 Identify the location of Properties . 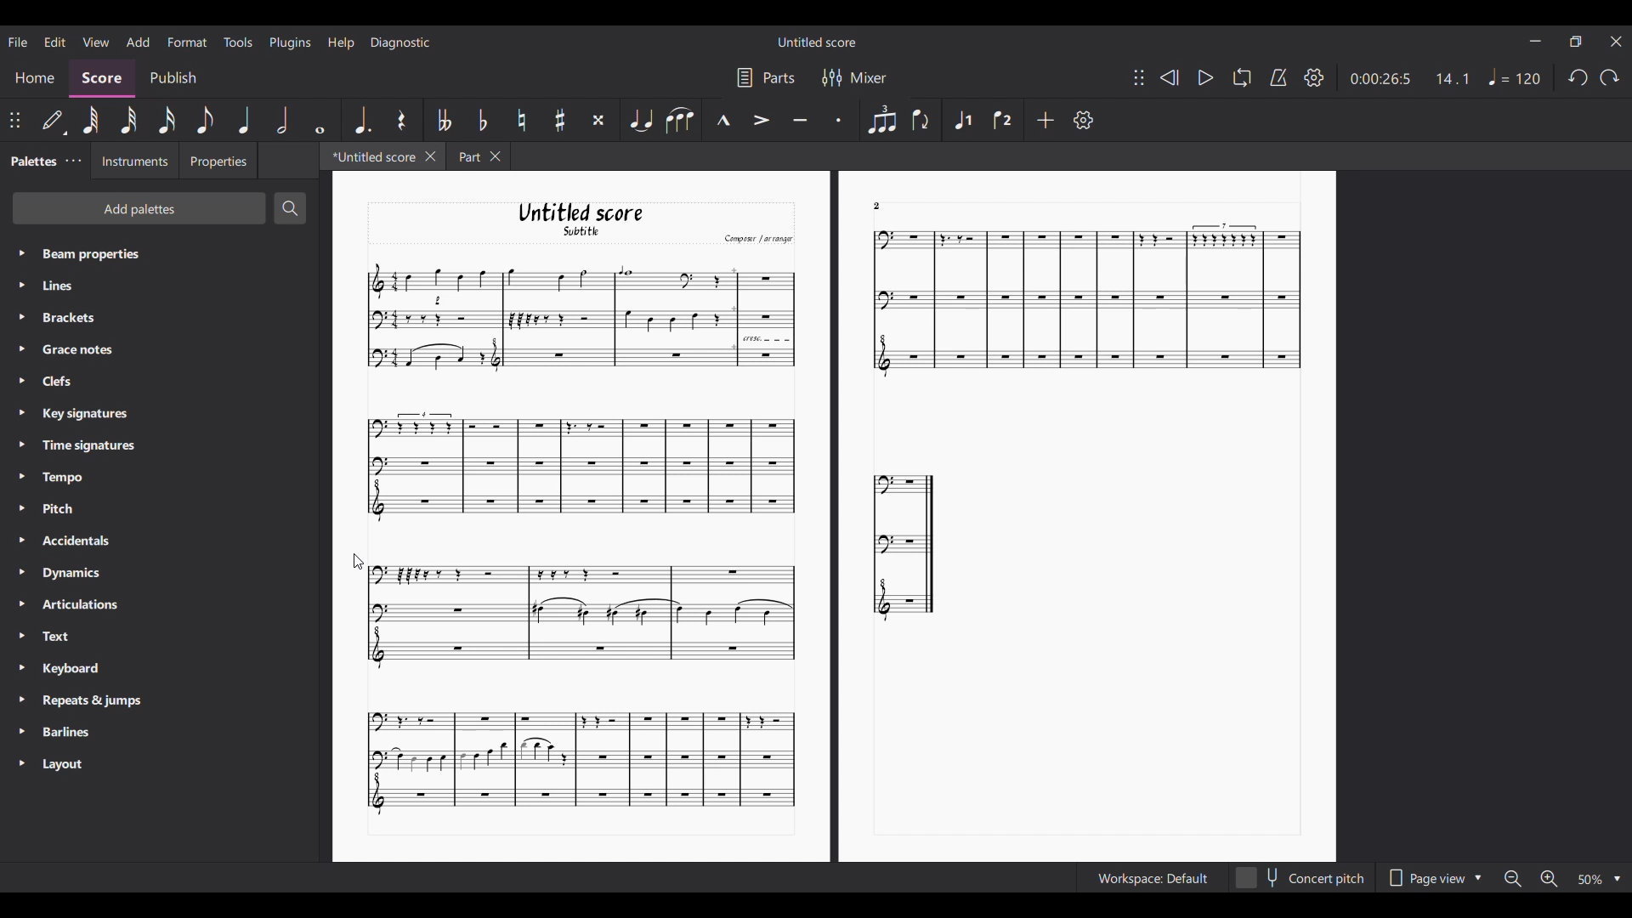
(218, 161).